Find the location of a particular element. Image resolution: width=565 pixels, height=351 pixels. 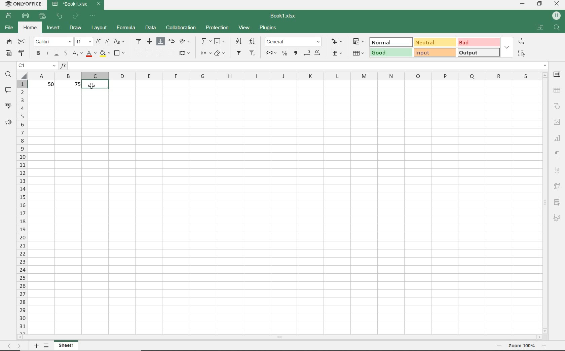

increment font size is located at coordinates (98, 41).